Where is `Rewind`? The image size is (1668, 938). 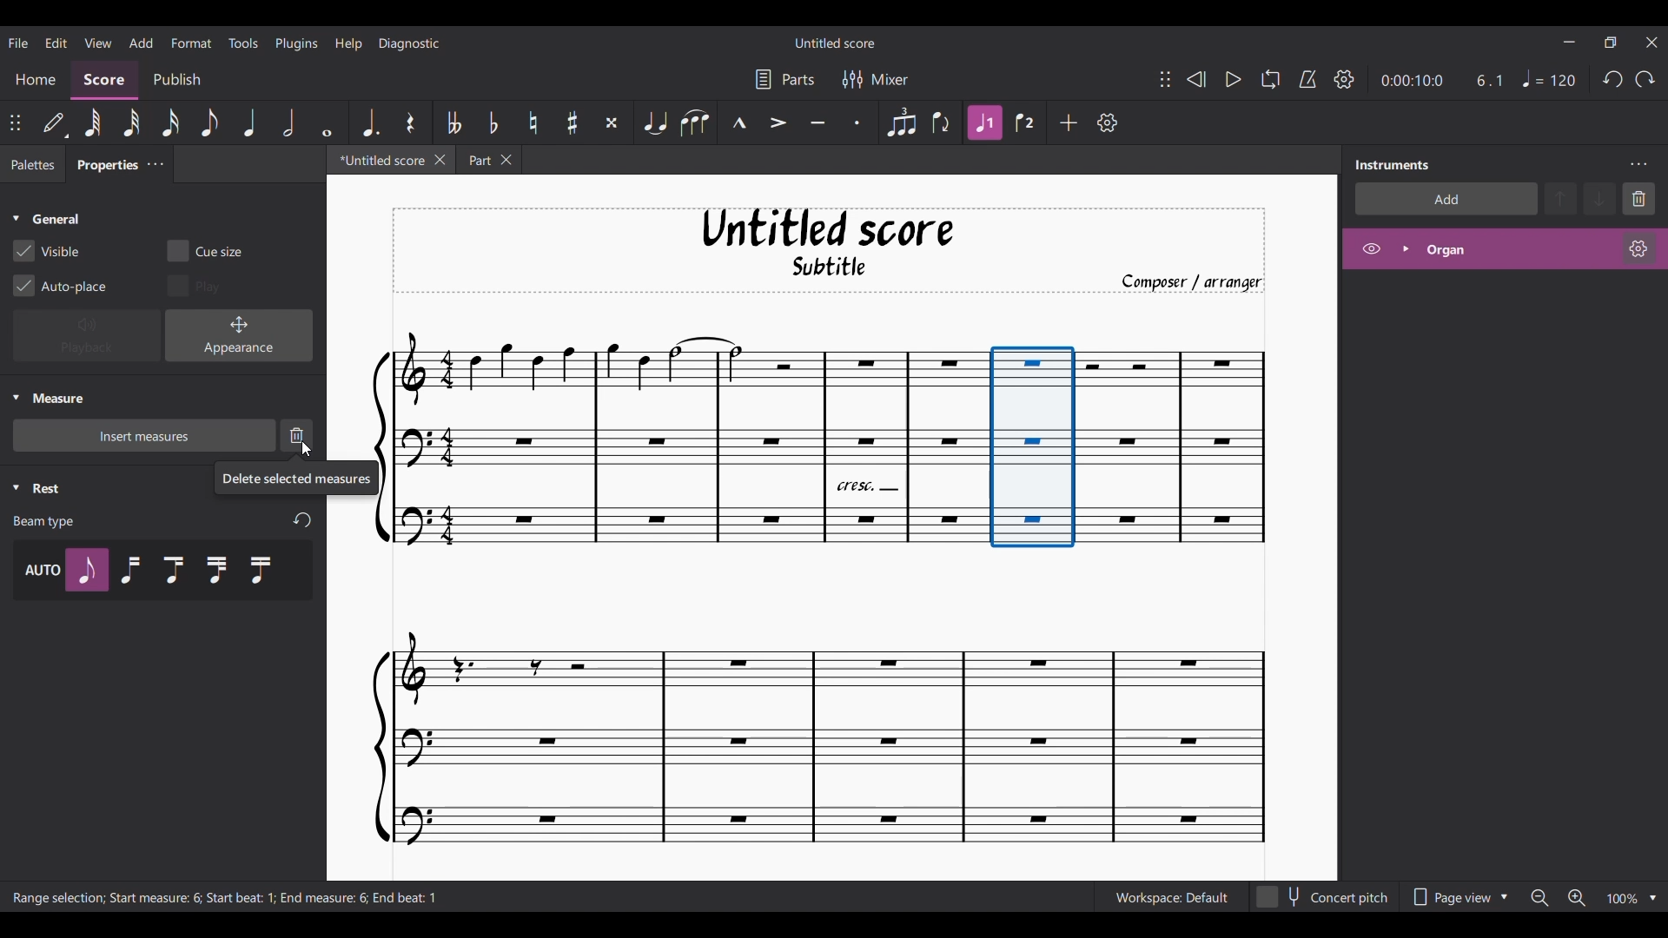 Rewind is located at coordinates (1196, 79).